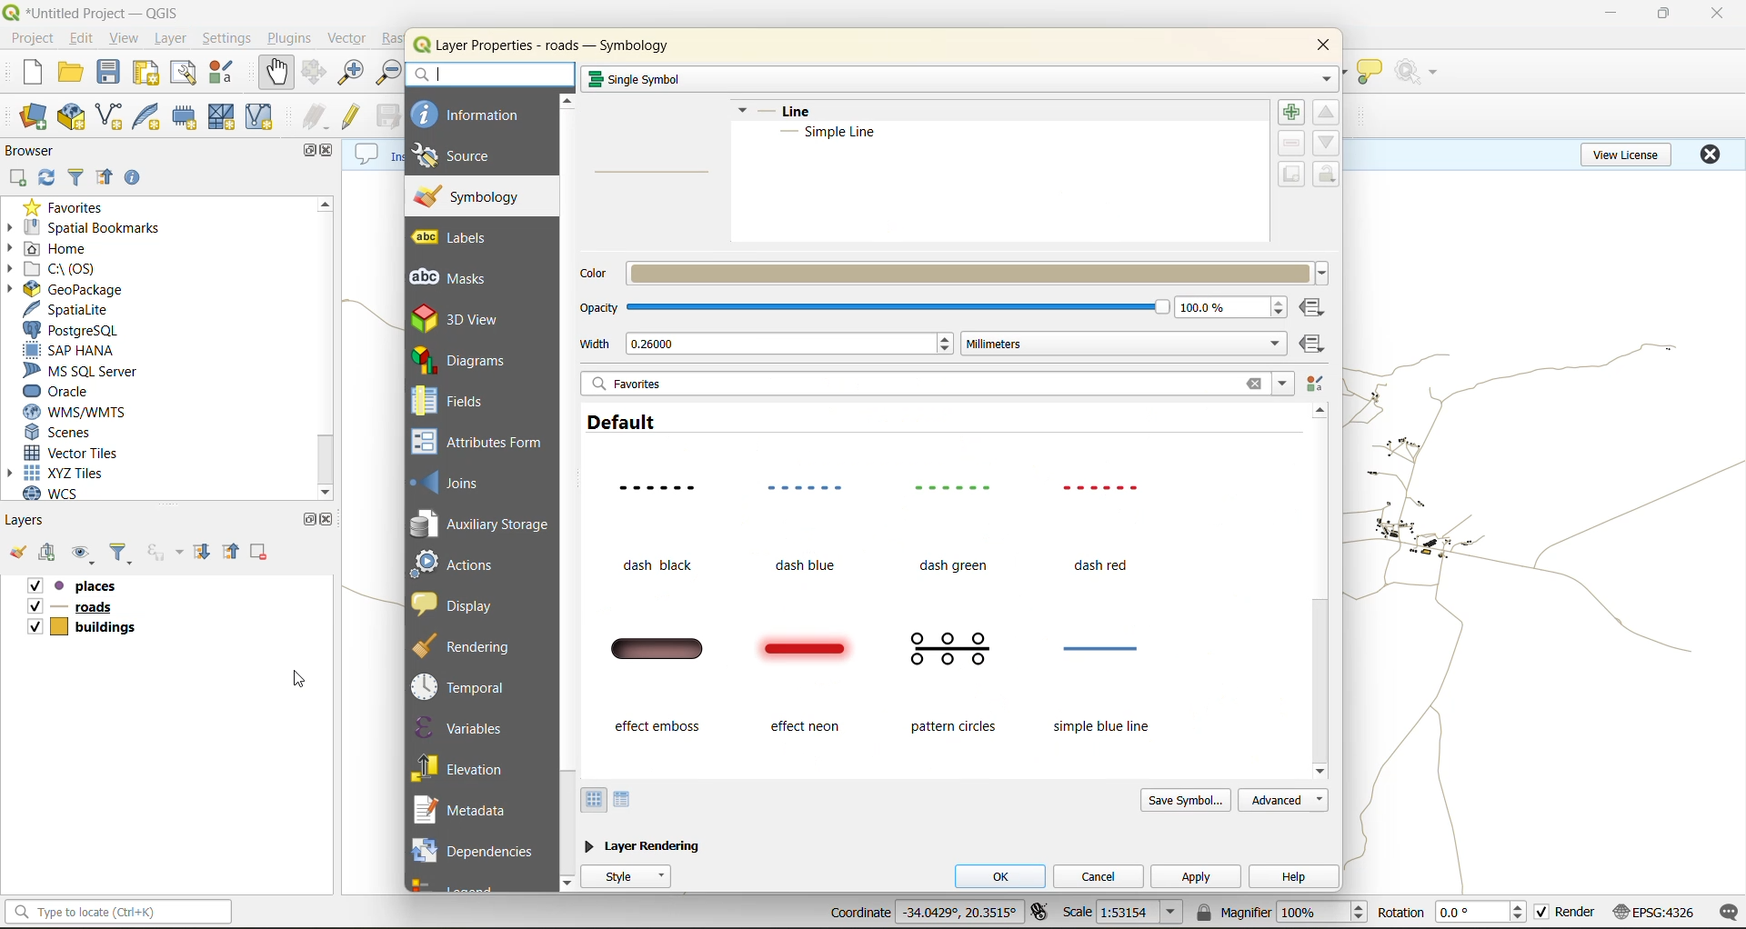  I want to click on favorites, so click(75, 208).